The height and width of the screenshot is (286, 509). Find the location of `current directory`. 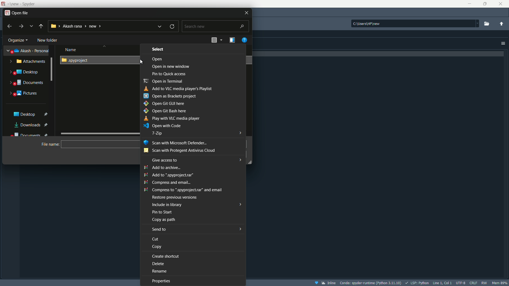

current directory is located at coordinates (77, 26).